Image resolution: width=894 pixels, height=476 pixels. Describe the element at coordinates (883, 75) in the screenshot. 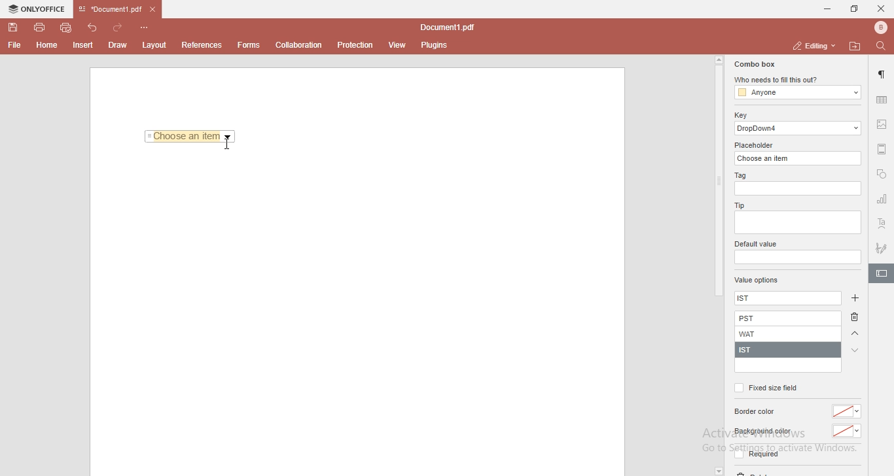

I see `paragraph` at that location.